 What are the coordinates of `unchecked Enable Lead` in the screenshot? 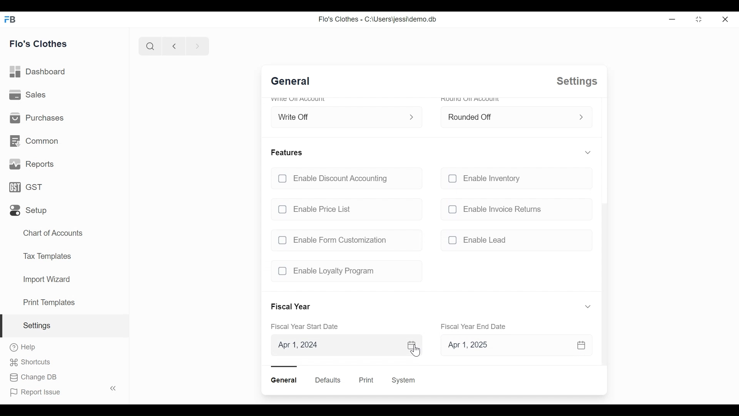 It's located at (514, 242).